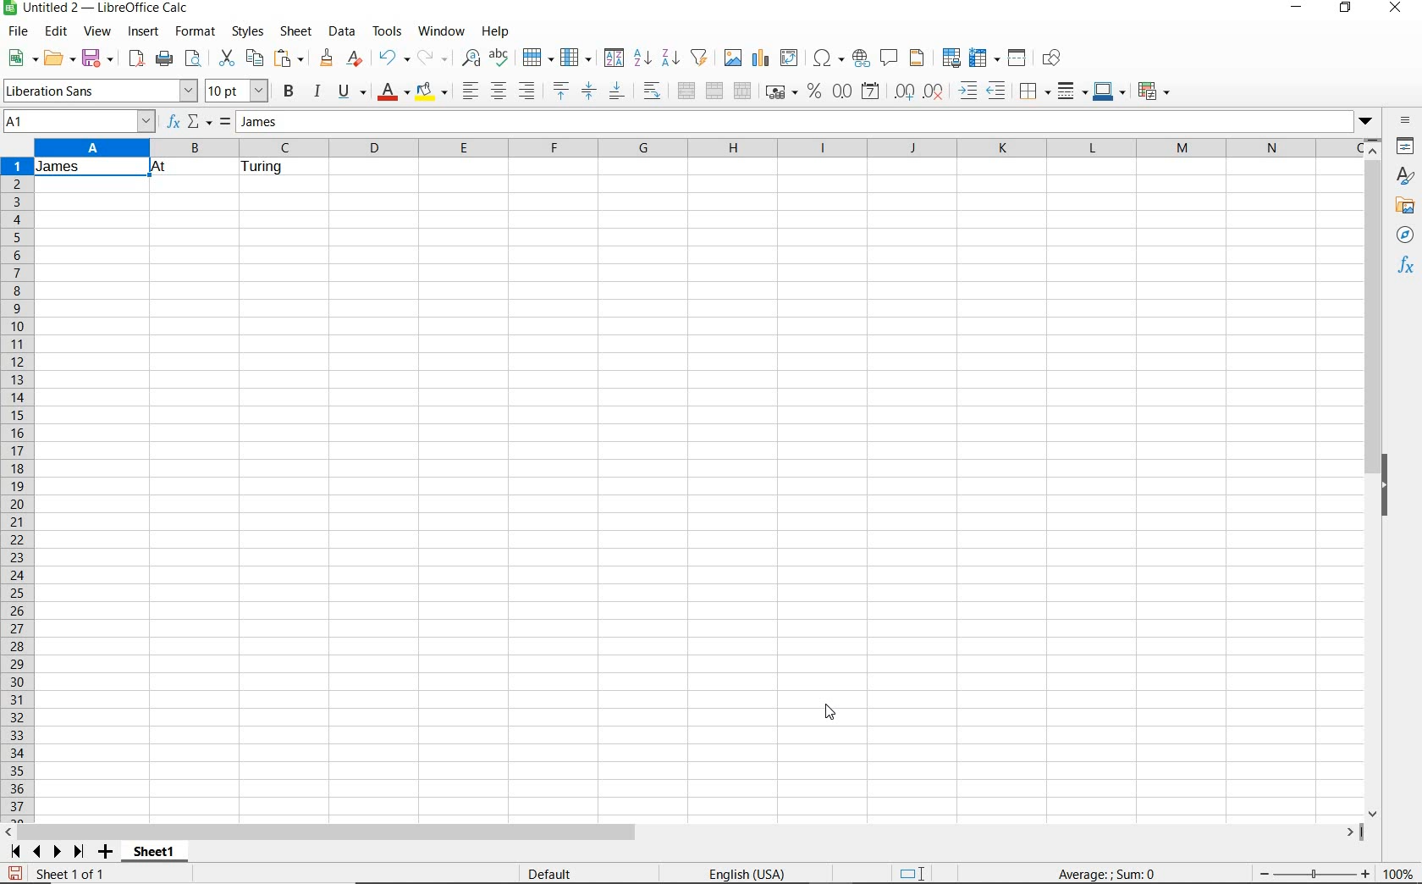 This screenshot has width=1422, height=884. Describe the element at coordinates (58, 32) in the screenshot. I see `edit` at that location.